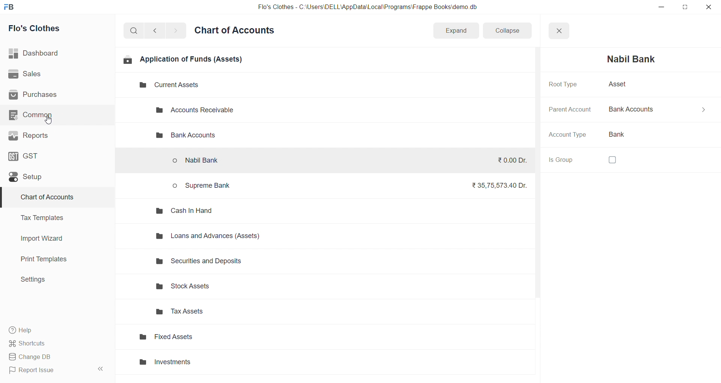 The width and height of the screenshot is (721, 383). I want to click on  ₹ 0.00 Dr., so click(509, 160).